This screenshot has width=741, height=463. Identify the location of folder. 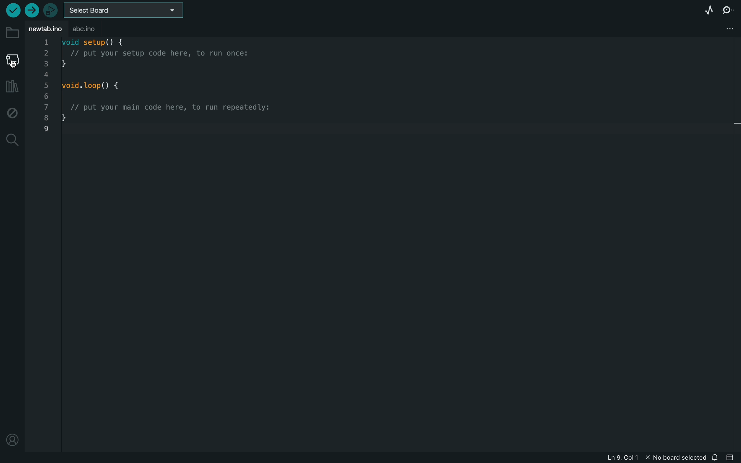
(11, 33).